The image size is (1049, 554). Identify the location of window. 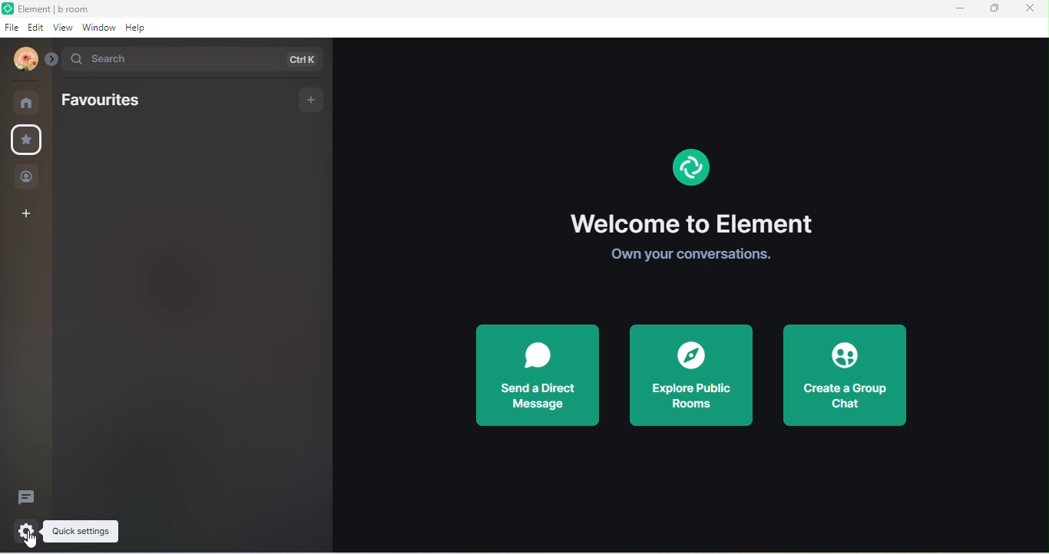
(98, 27).